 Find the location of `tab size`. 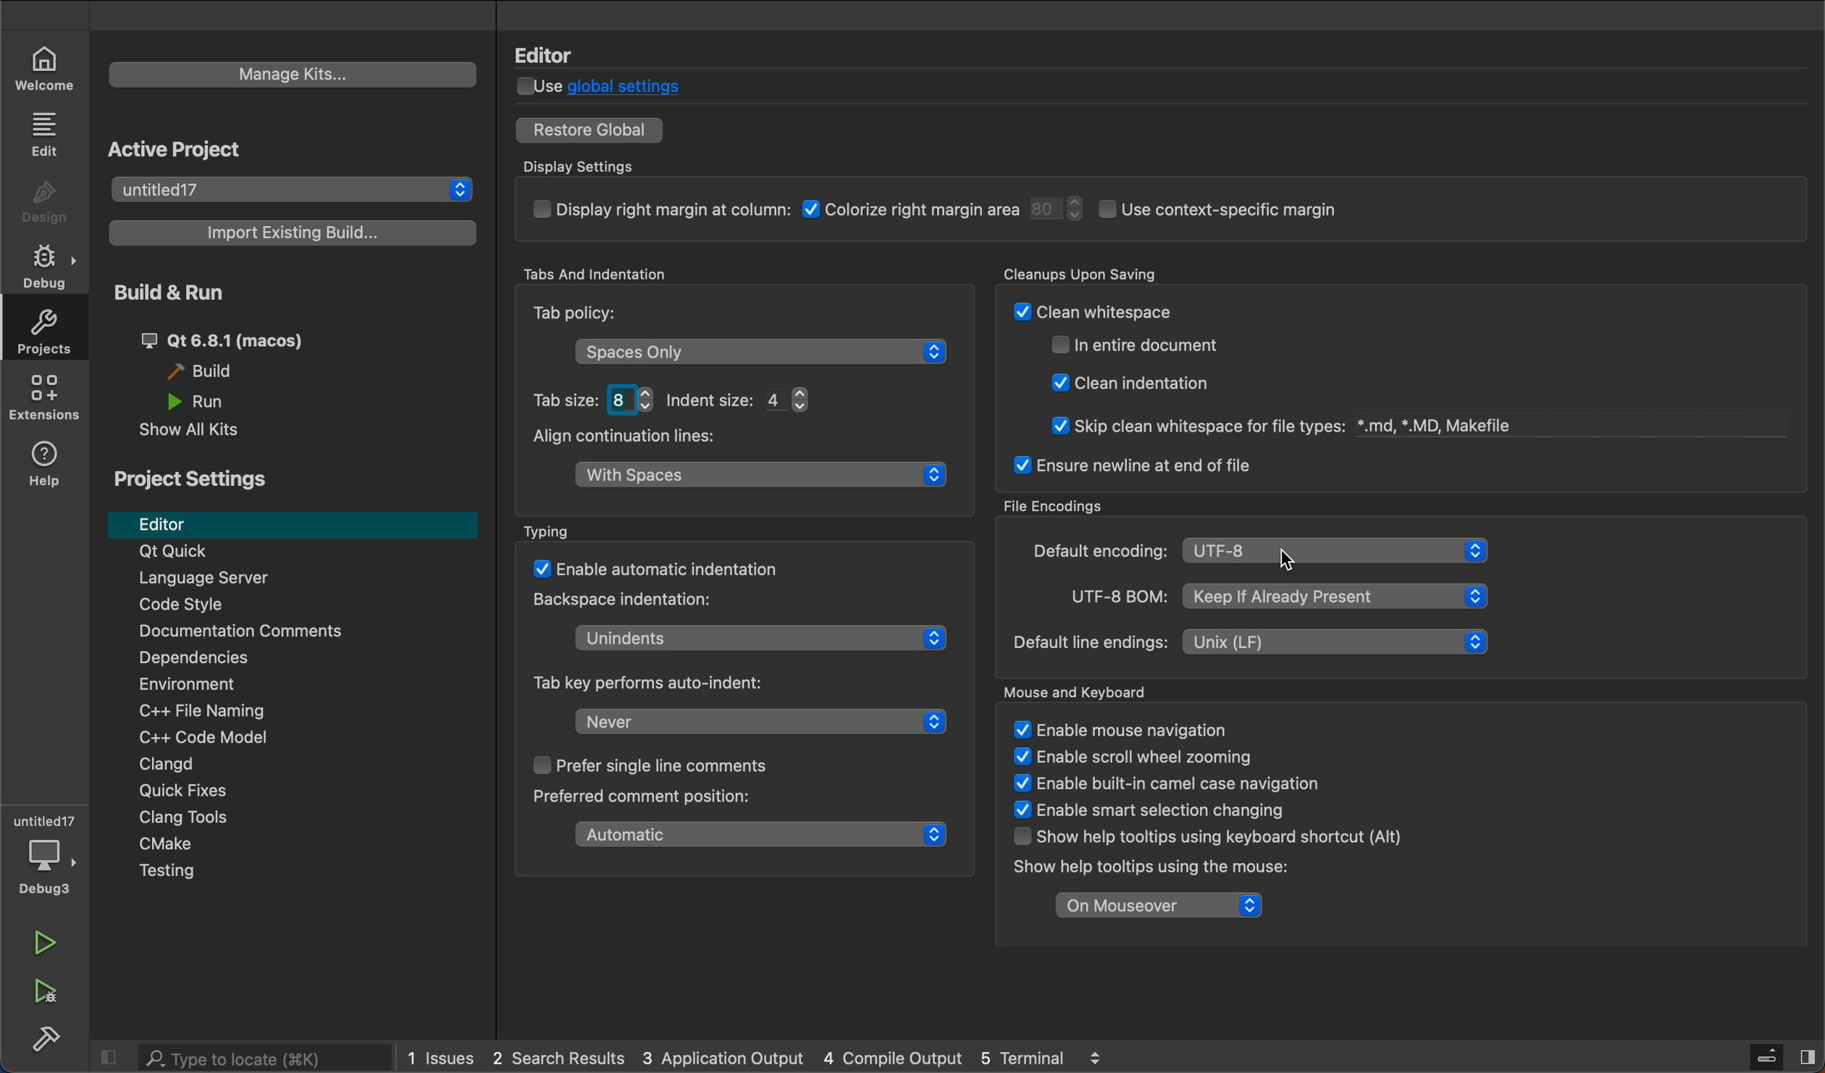

tab size is located at coordinates (584, 398).